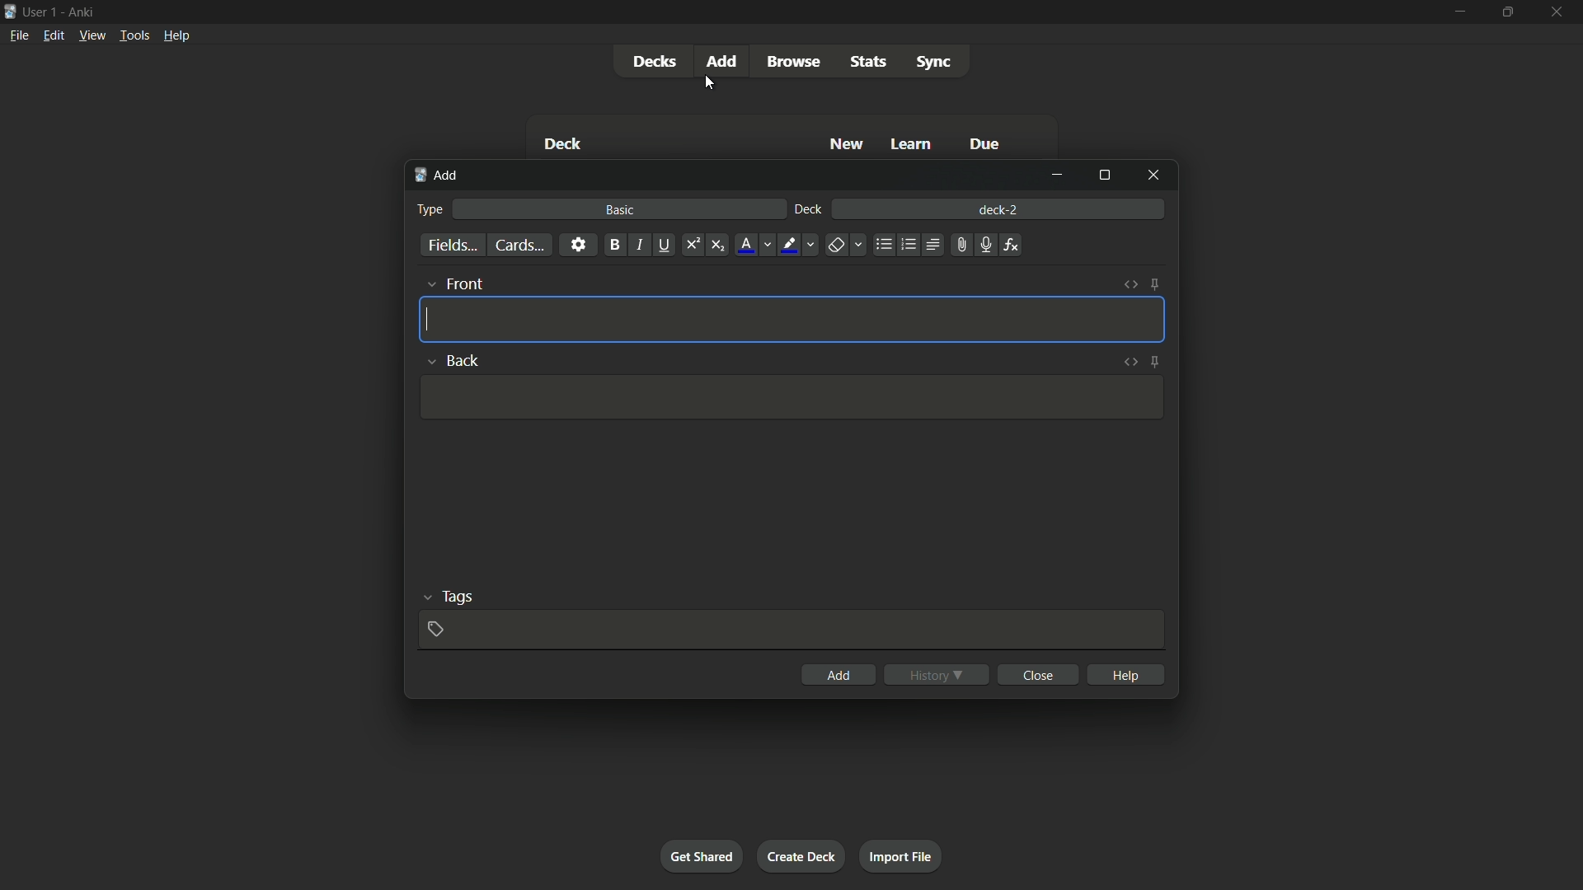  I want to click on add tag, so click(439, 630).